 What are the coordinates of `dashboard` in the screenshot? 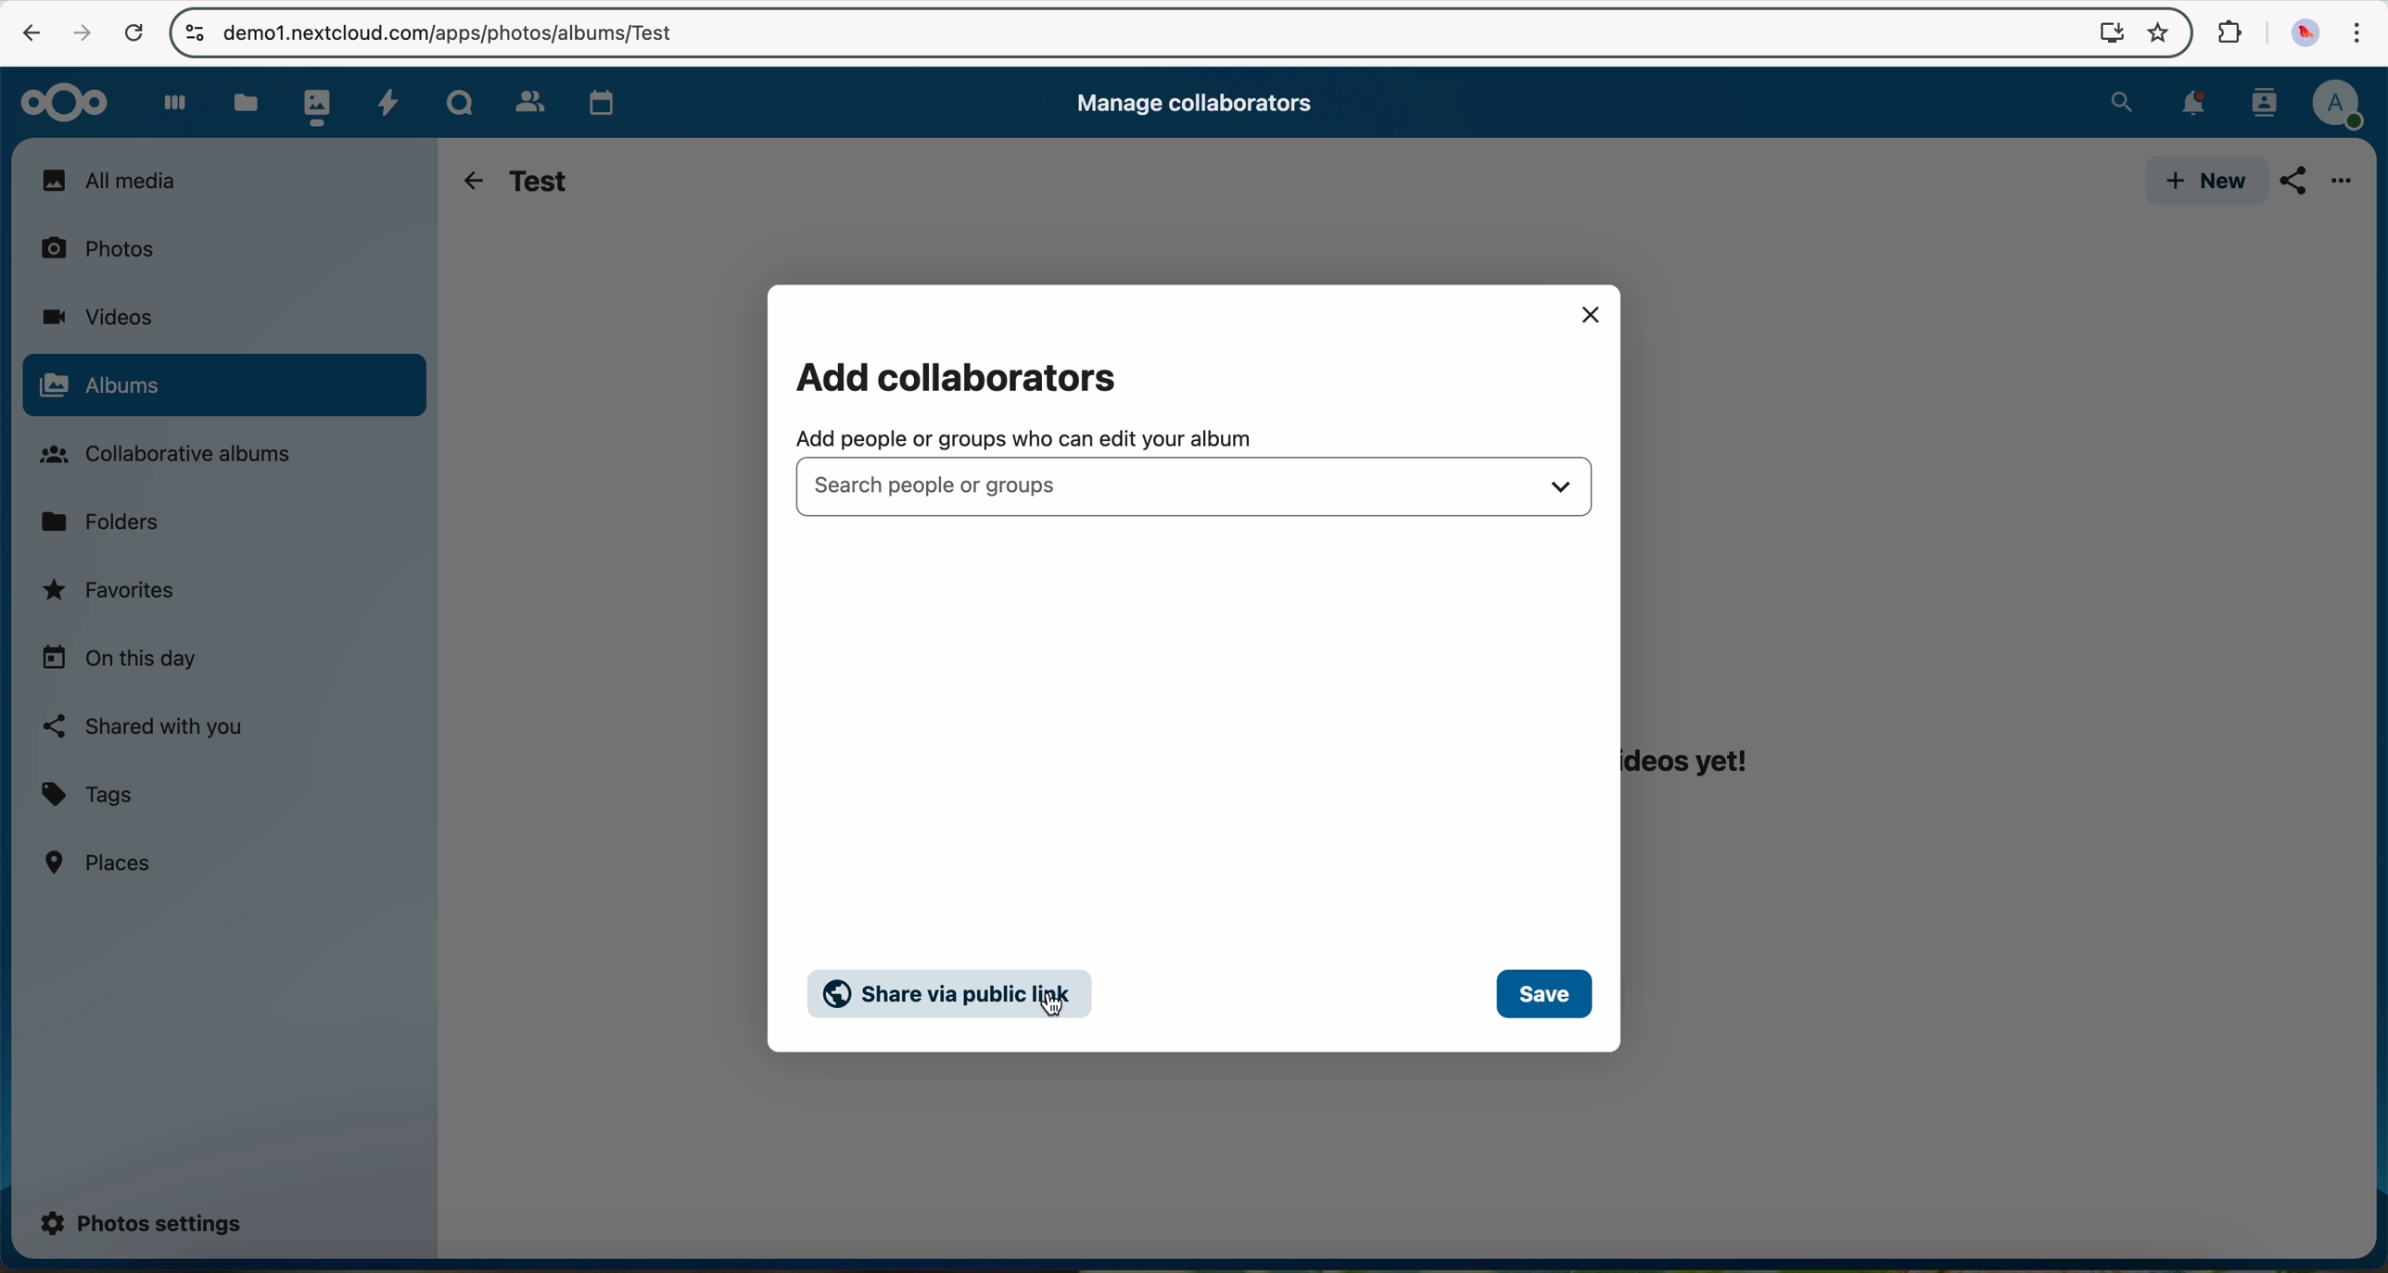 It's located at (166, 102).